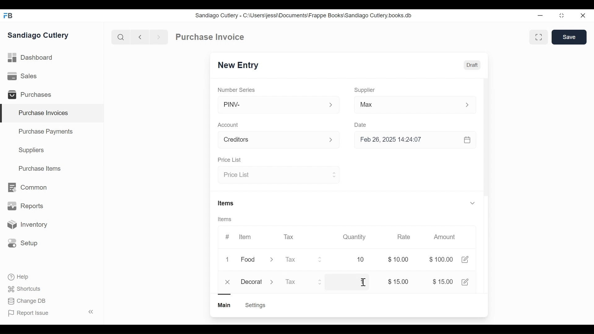 This screenshot has width=594, height=334. What do you see at coordinates (443, 281) in the screenshot?
I see `$15.00` at bounding box center [443, 281].